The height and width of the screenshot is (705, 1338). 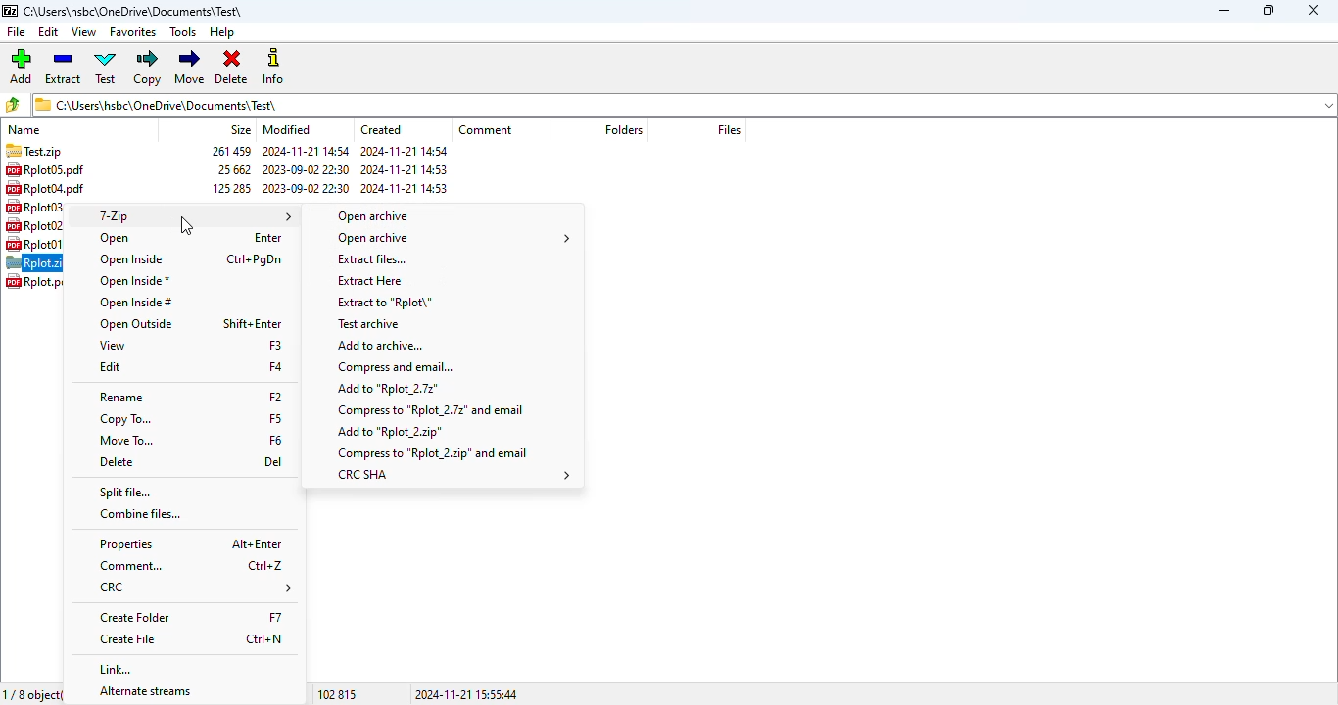 What do you see at coordinates (137, 304) in the screenshot?
I see `open inside#` at bounding box center [137, 304].